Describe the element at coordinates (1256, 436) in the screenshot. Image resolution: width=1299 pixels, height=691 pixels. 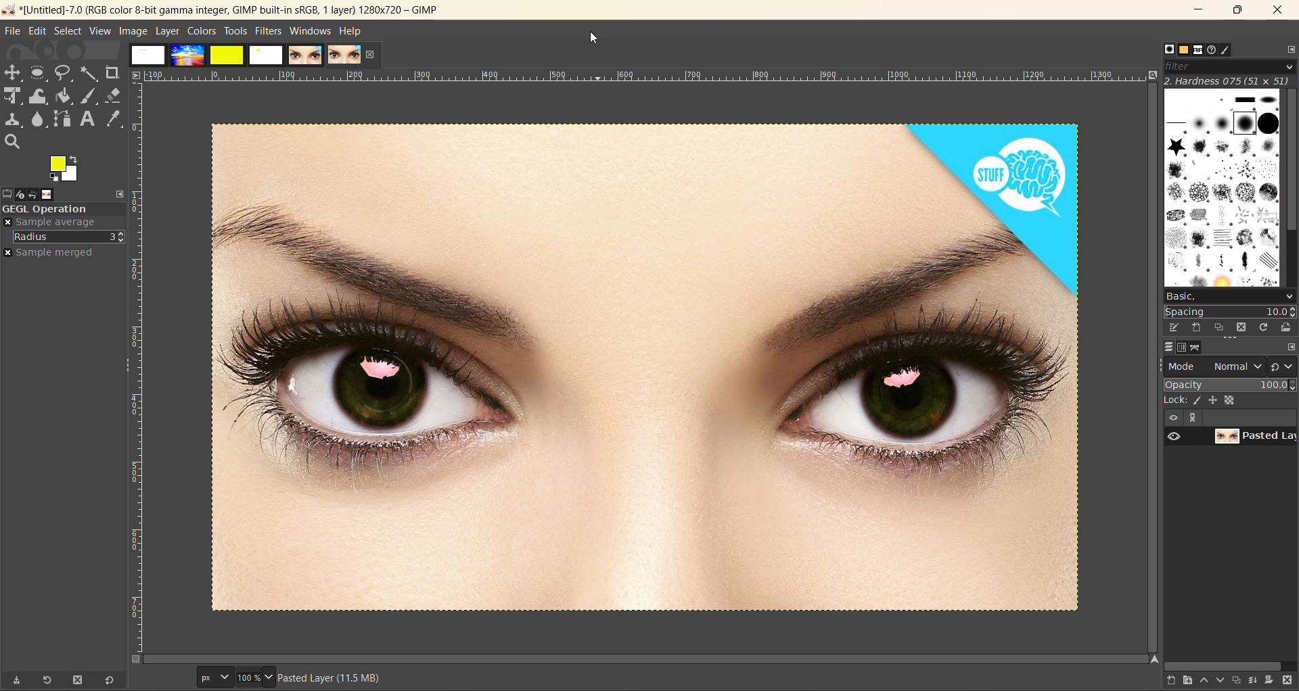
I see `layer` at that location.